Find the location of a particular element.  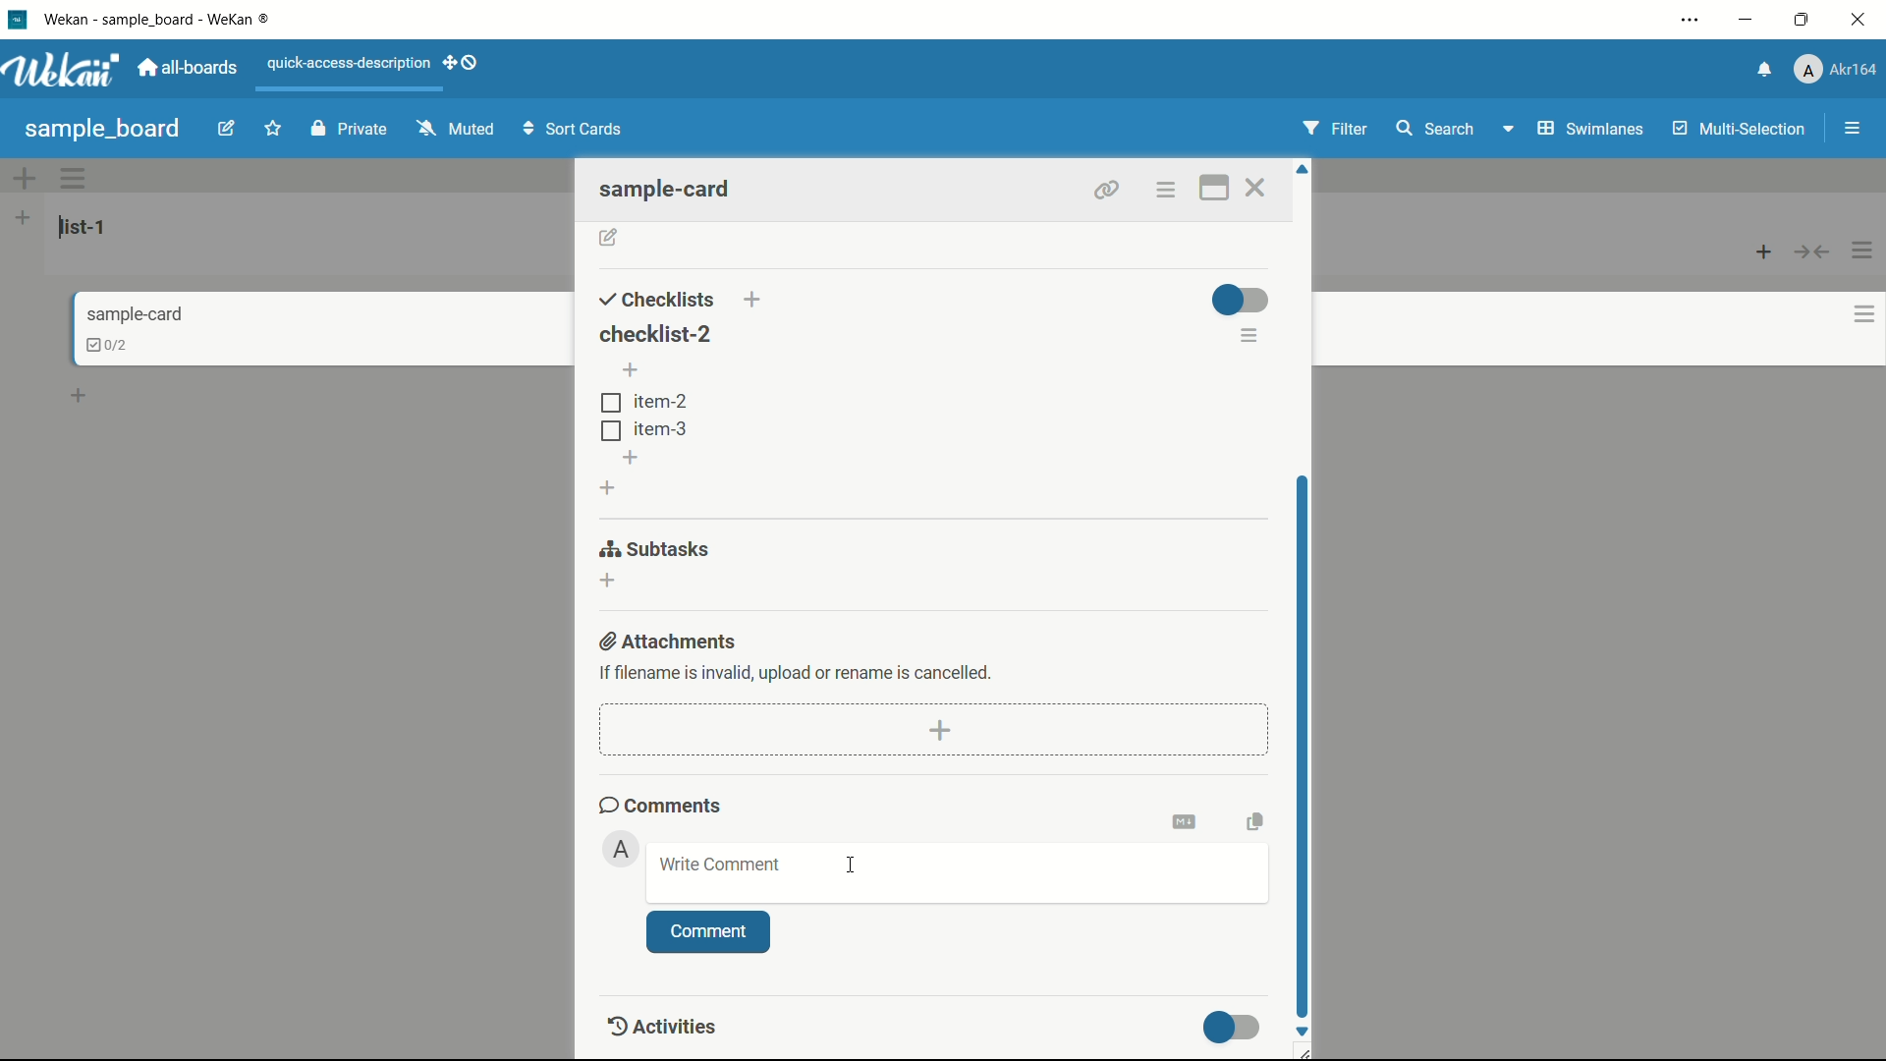

text is located at coordinates (798, 671).